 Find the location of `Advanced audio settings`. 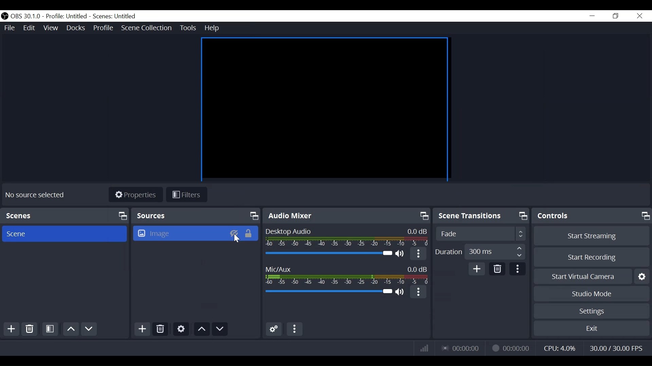

Advanced audio settings is located at coordinates (274, 329).